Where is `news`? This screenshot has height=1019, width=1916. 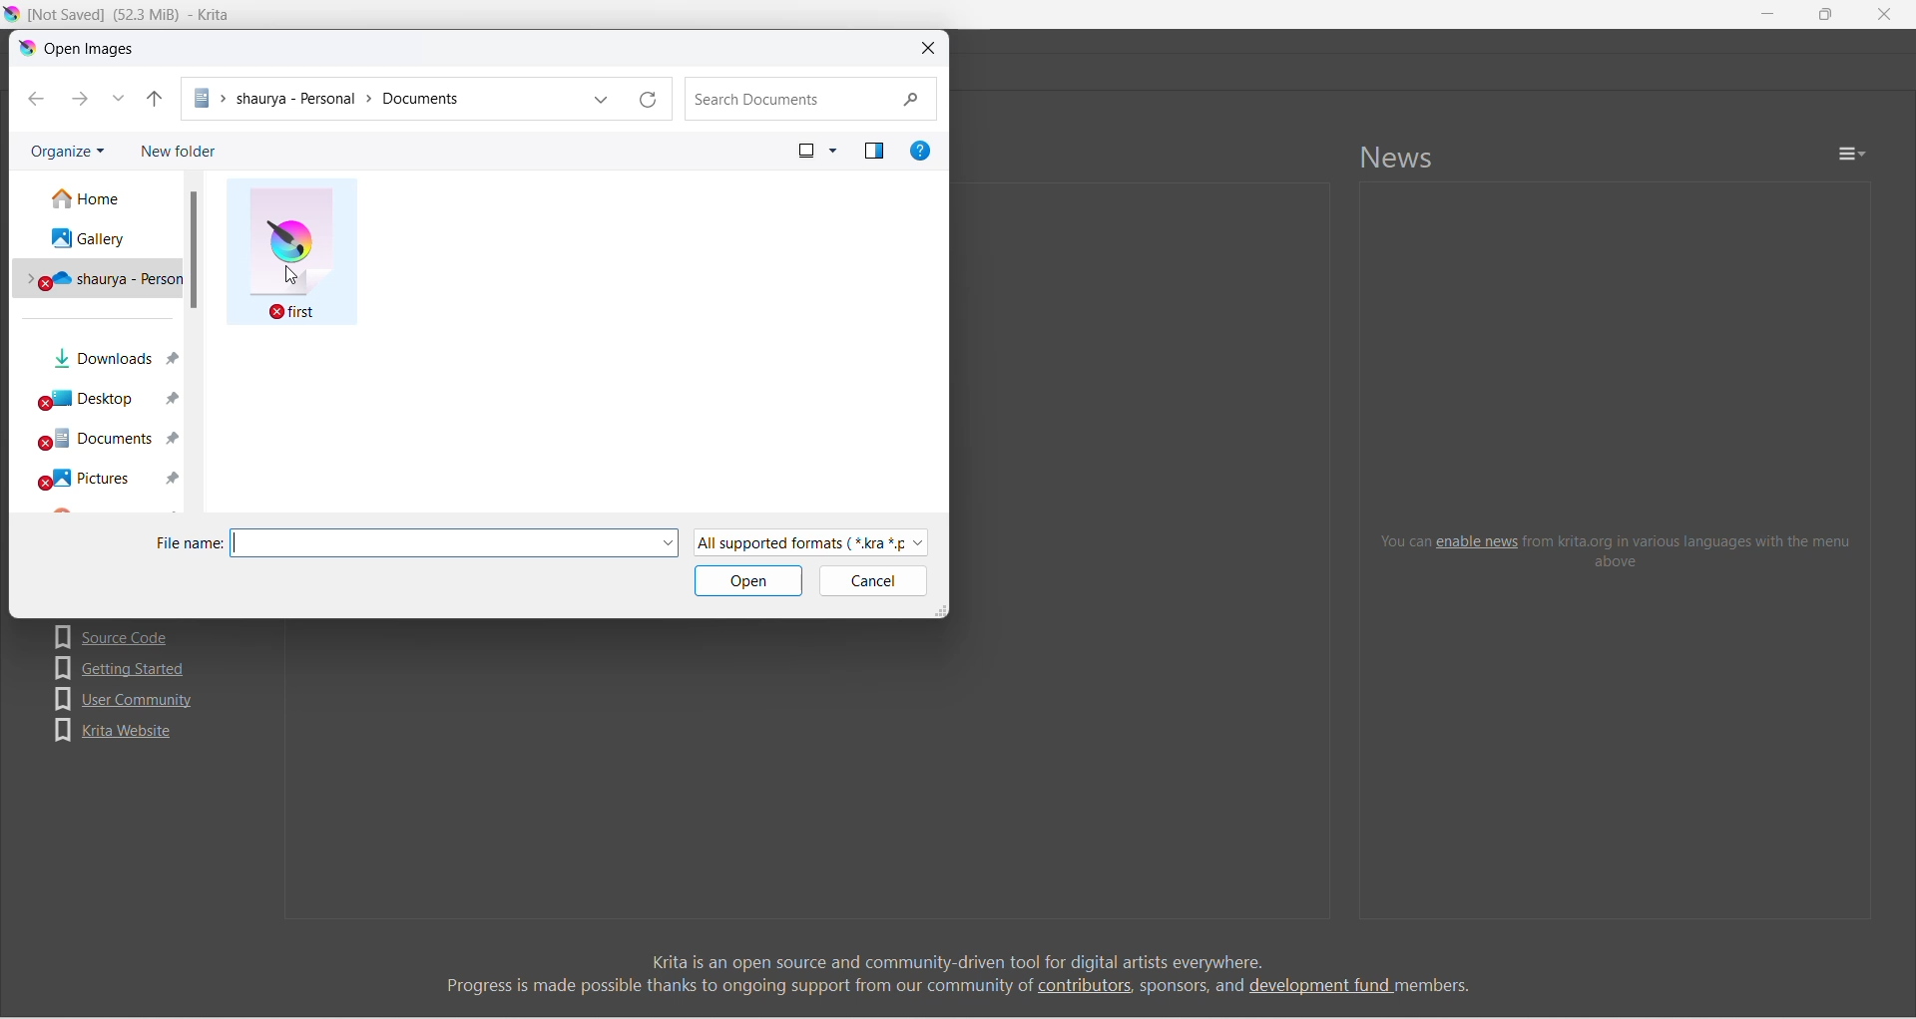
news is located at coordinates (1398, 157).